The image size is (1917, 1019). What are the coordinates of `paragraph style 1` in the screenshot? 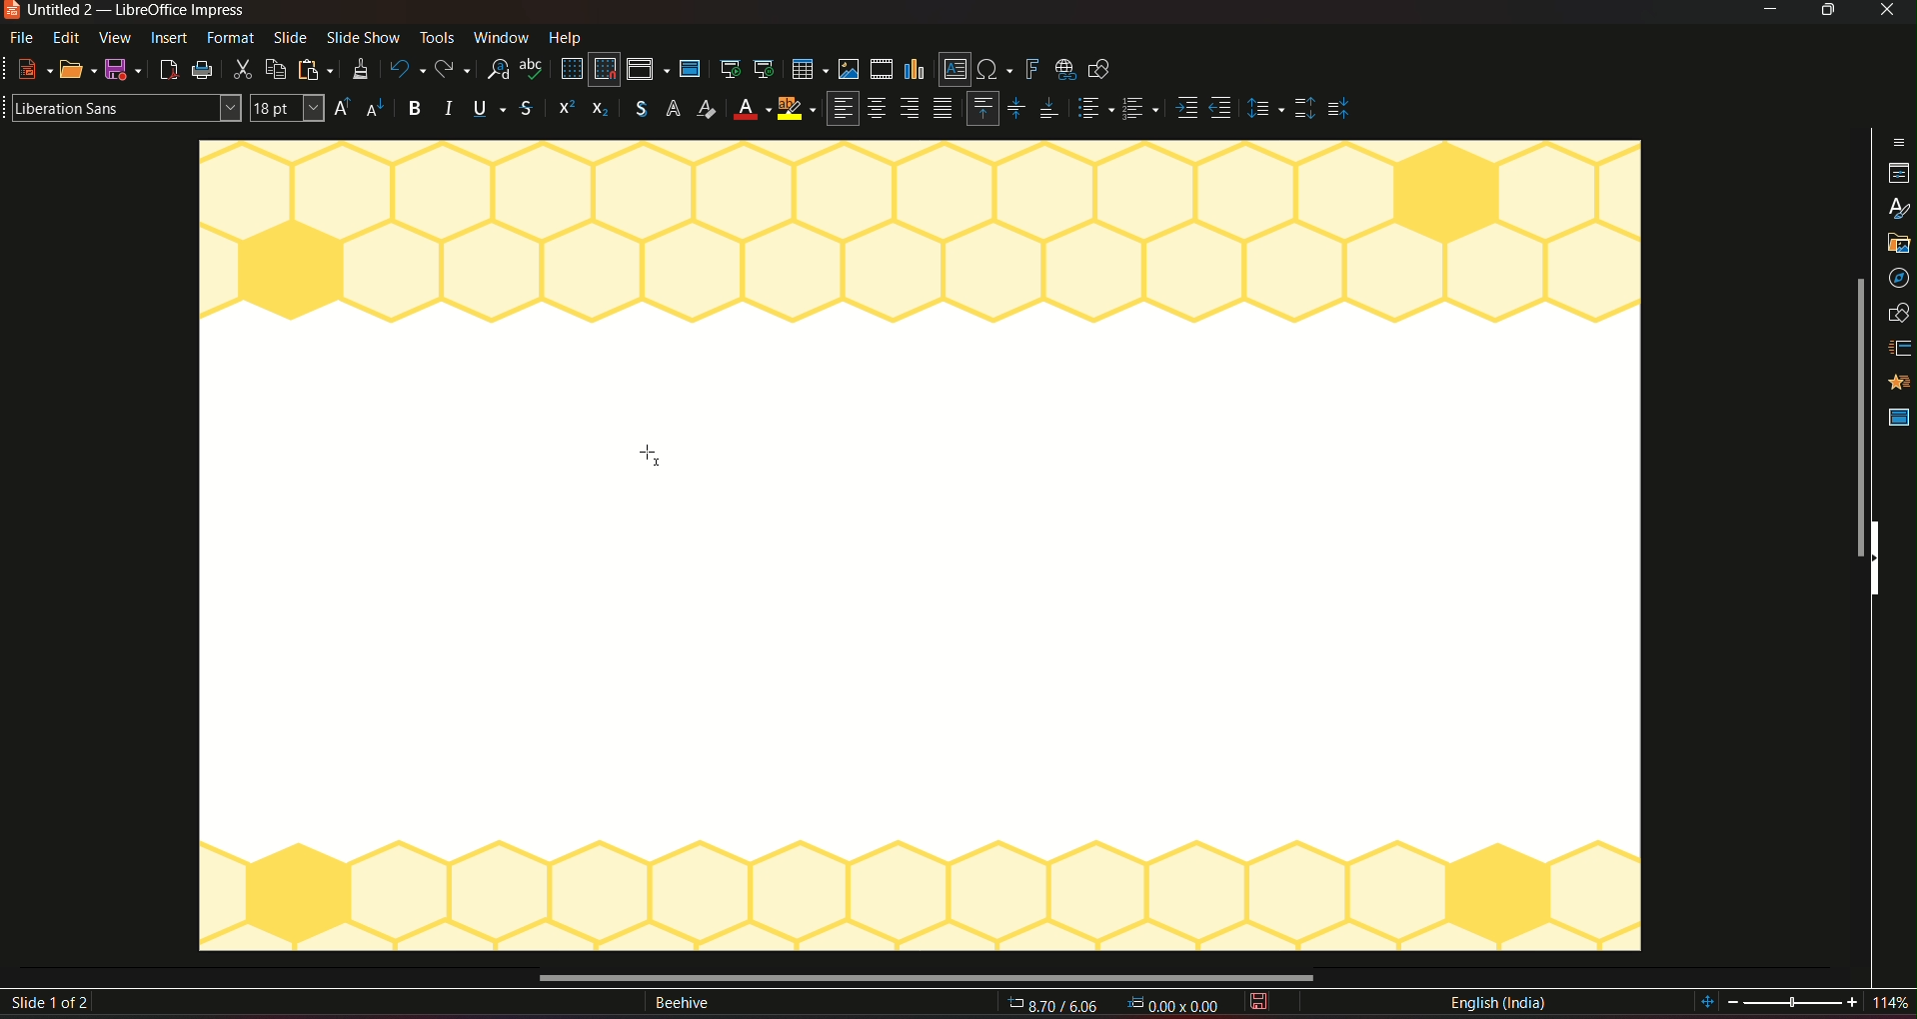 It's located at (1093, 110).